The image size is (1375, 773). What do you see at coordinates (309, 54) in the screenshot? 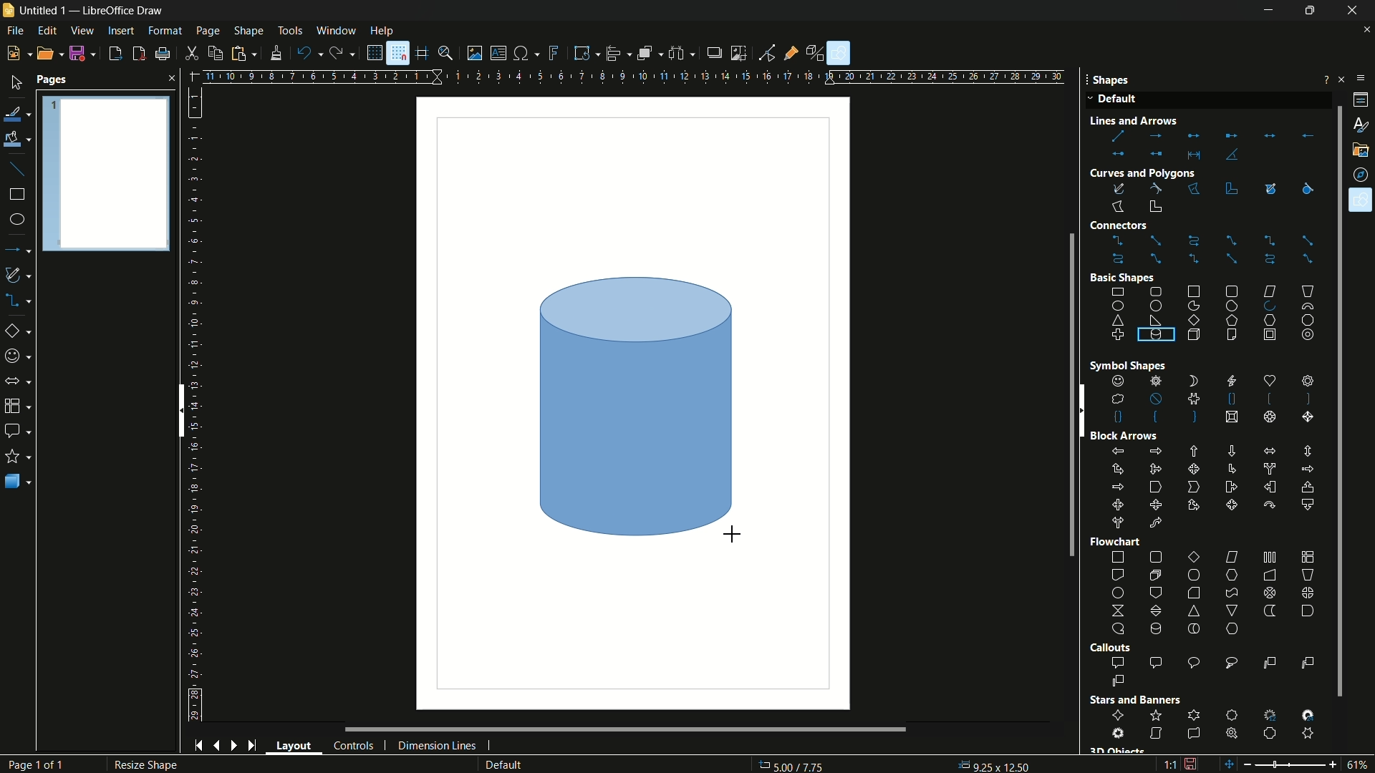
I see `undo` at bounding box center [309, 54].